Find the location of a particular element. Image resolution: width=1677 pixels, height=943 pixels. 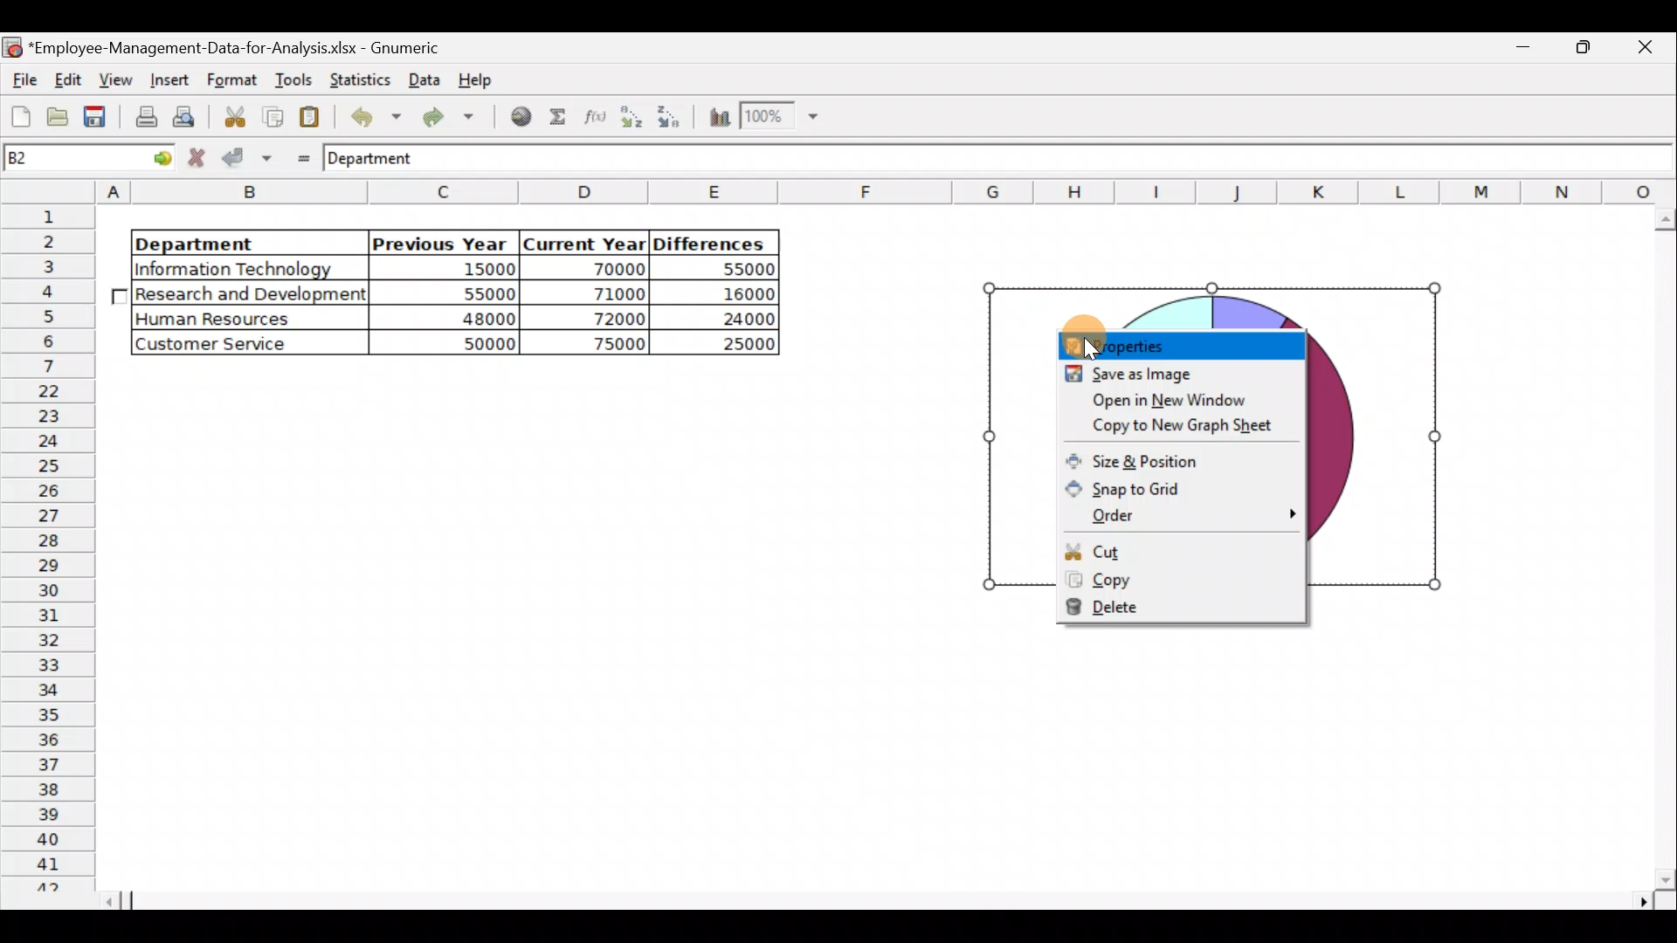

Open a file is located at coordinates (56, 120).